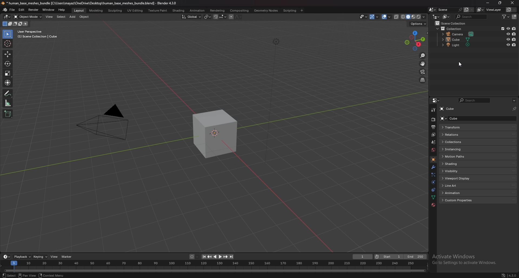 The image size is (519, 278). What do you see at coordinates (12, 10) in the screenshot?
I see `file` at bounding box center [12, 10].